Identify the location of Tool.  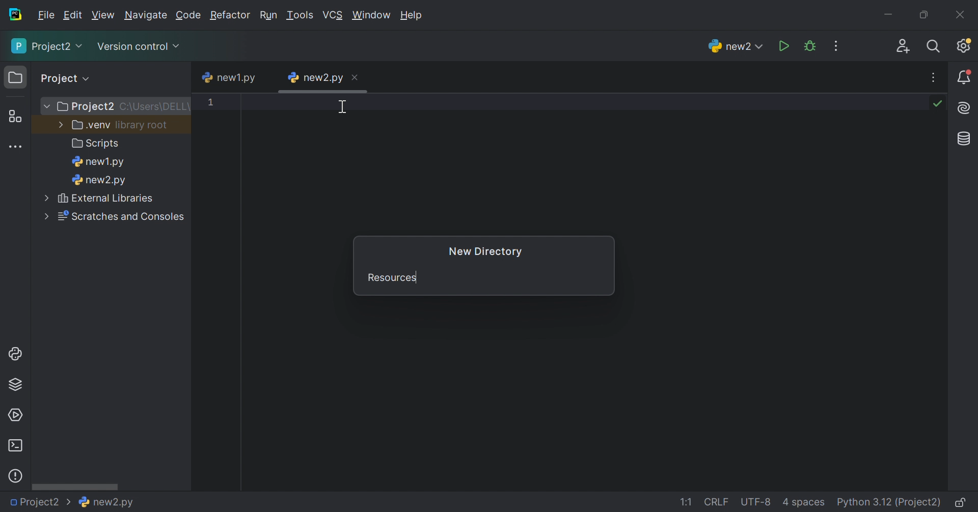
(300, 16).